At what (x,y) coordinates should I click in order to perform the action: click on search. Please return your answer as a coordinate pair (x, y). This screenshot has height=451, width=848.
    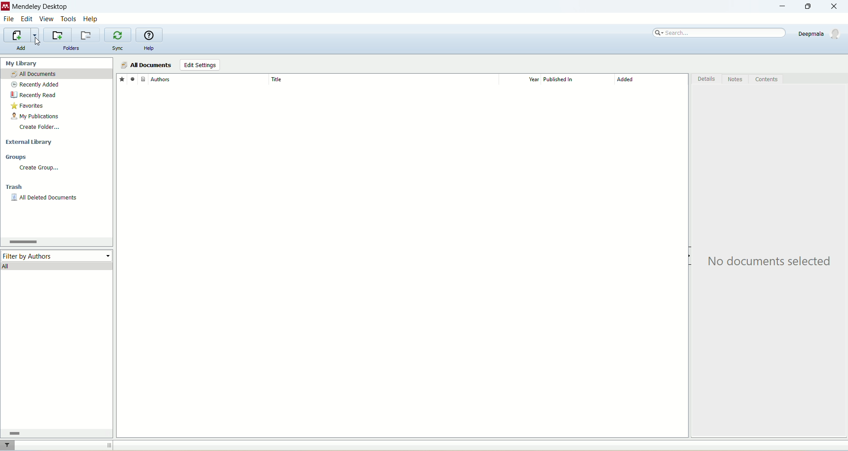
    Looking at the image, I should click on (720, 33).